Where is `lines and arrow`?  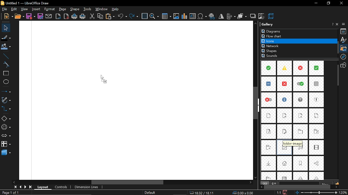
lines and arrow is located at coordinates (5, 92).